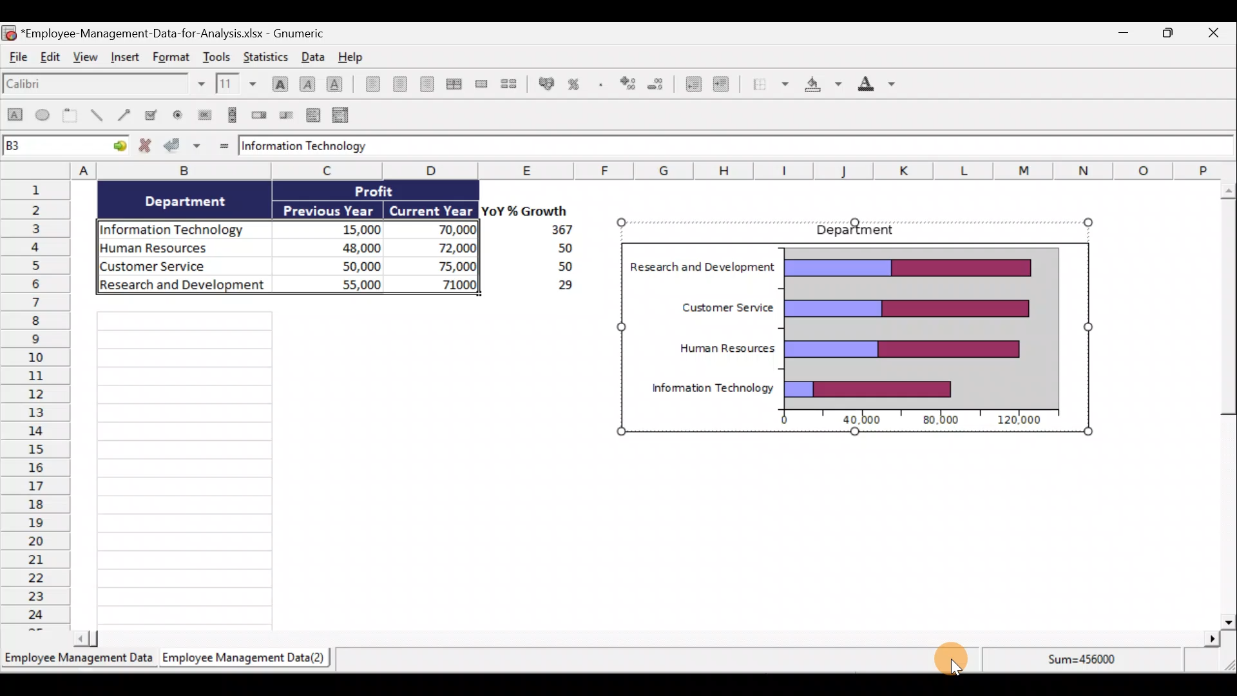 The width and height of the screenshot is (1237, 696). What do you see at coordinates (921, 325) in the screenshot?
I see `Chart` at bounding box center [921, 325].